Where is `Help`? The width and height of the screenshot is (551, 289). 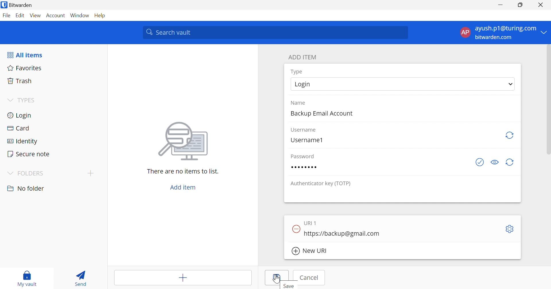
Help is located at coordinates (99, 15).